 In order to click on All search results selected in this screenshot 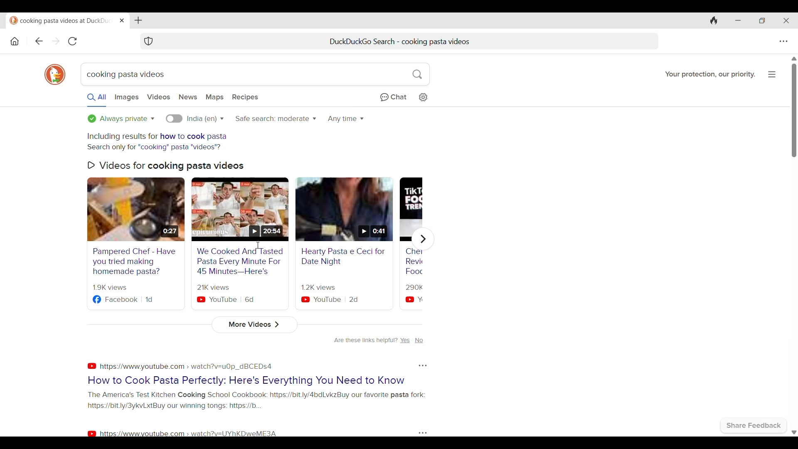, I will do `click(97, 100)`.